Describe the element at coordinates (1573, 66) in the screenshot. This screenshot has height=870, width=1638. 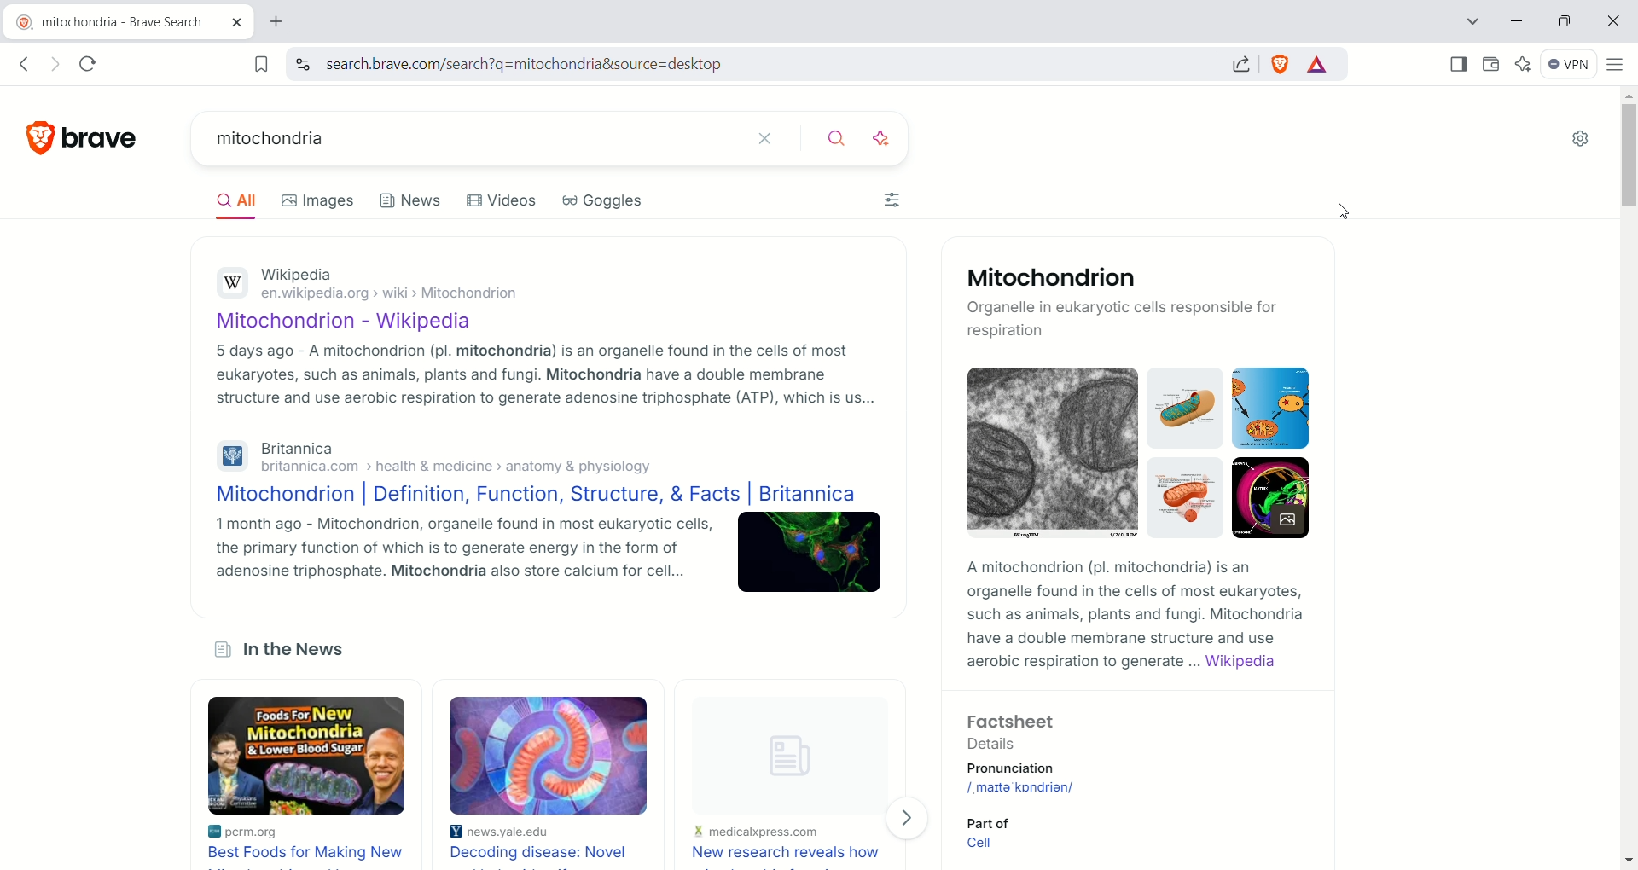
I see `VPN` at that location.